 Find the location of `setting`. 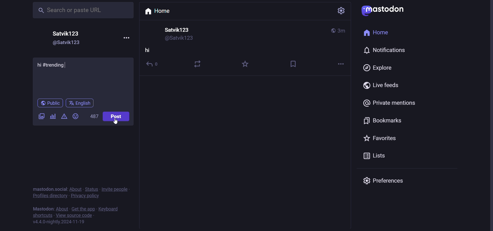

setting is located at coordinates (340, 12).